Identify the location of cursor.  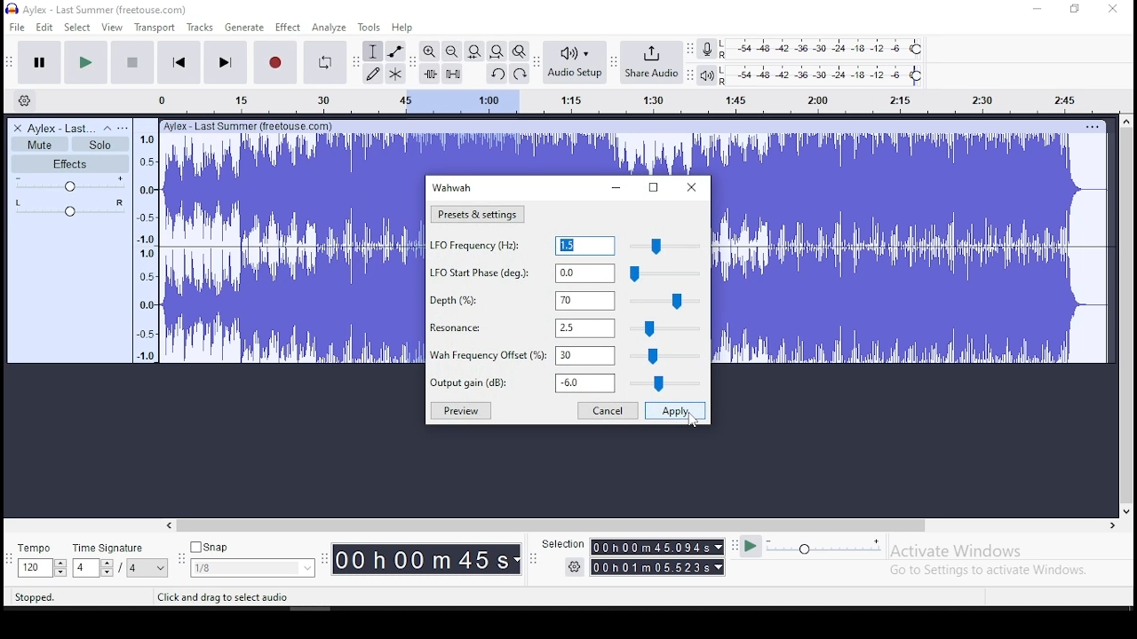
(696, 421).